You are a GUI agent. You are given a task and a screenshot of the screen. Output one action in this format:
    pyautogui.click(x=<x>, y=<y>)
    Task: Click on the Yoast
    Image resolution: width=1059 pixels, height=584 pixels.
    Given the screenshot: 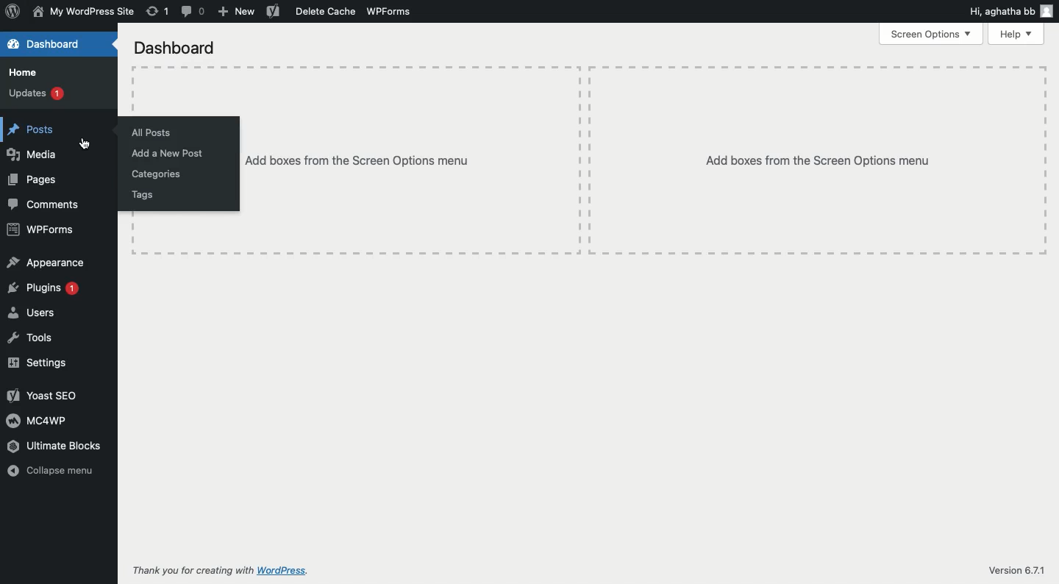 What is the action you would take?
    pyautogui.click(x=274, y=11)
    